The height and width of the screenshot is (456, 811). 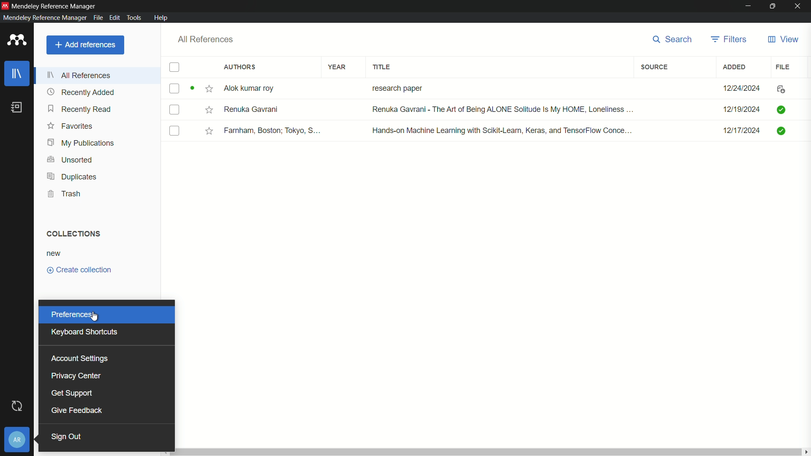 What do you see at coordinates (512, 110) in the screenshot?
I see `book-2` at bounding box center [512, 110].